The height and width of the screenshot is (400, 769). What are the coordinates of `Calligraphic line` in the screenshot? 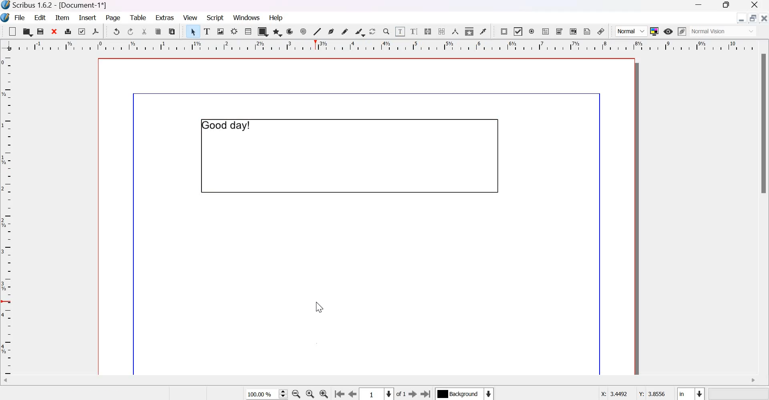 It's located at (360, 31).